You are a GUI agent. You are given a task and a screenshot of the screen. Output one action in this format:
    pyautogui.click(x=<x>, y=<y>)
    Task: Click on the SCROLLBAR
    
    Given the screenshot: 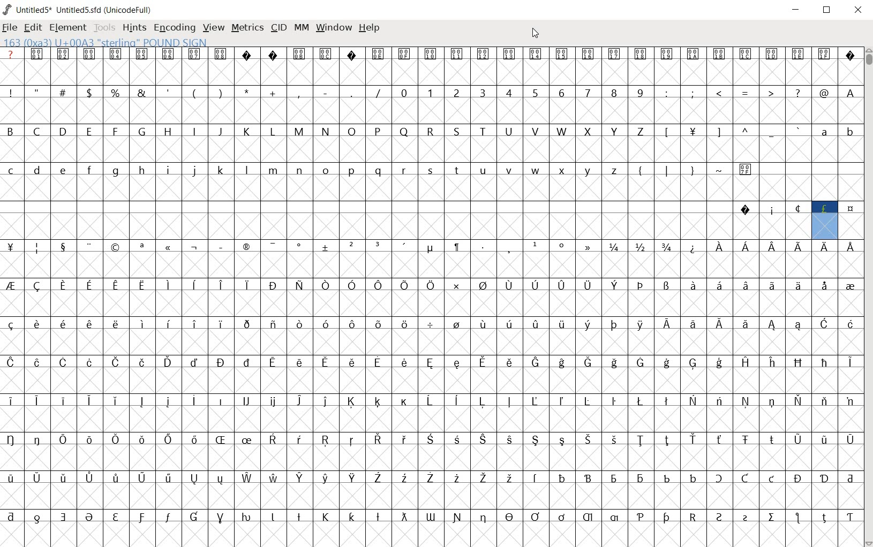 What is the action you would take?
    pyautogui.click(x=868, y=296)
    